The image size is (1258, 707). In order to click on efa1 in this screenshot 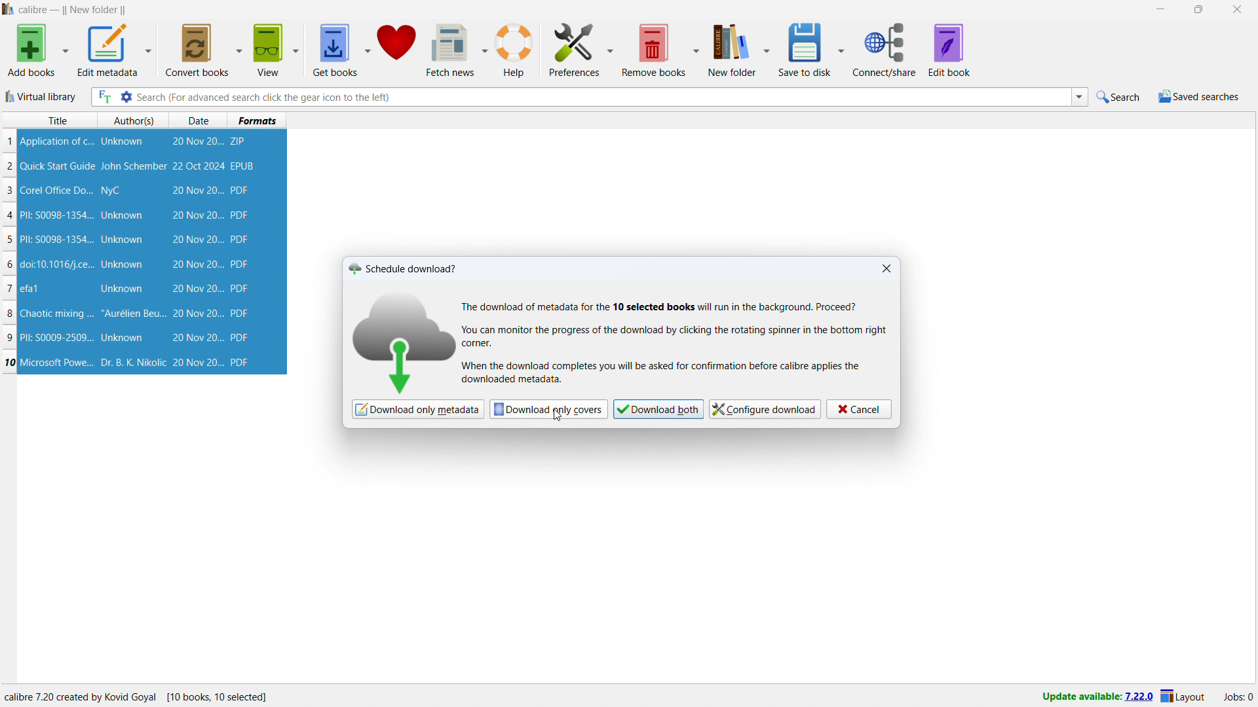, I will do `click(31, 289)`.